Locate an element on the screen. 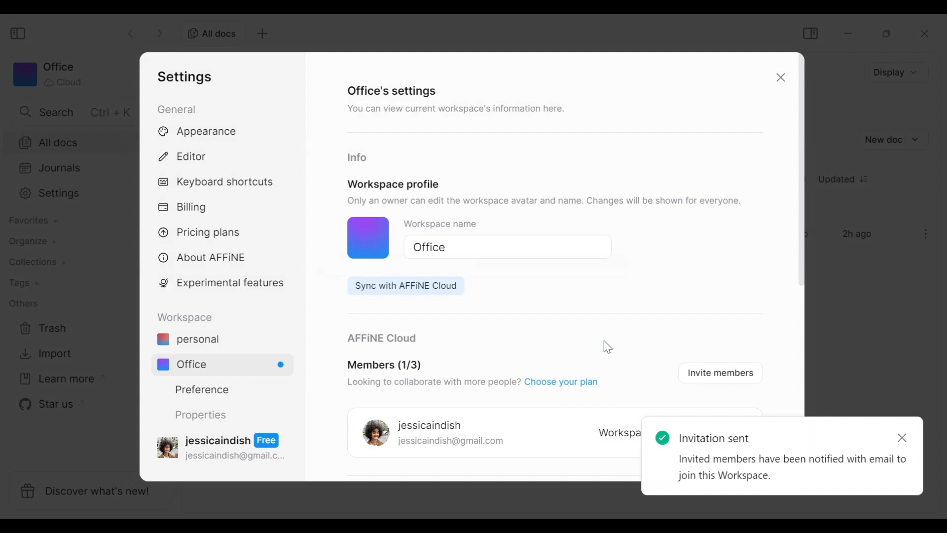  Sync with AFFINE Cloud is located at coordinates (401, 286).